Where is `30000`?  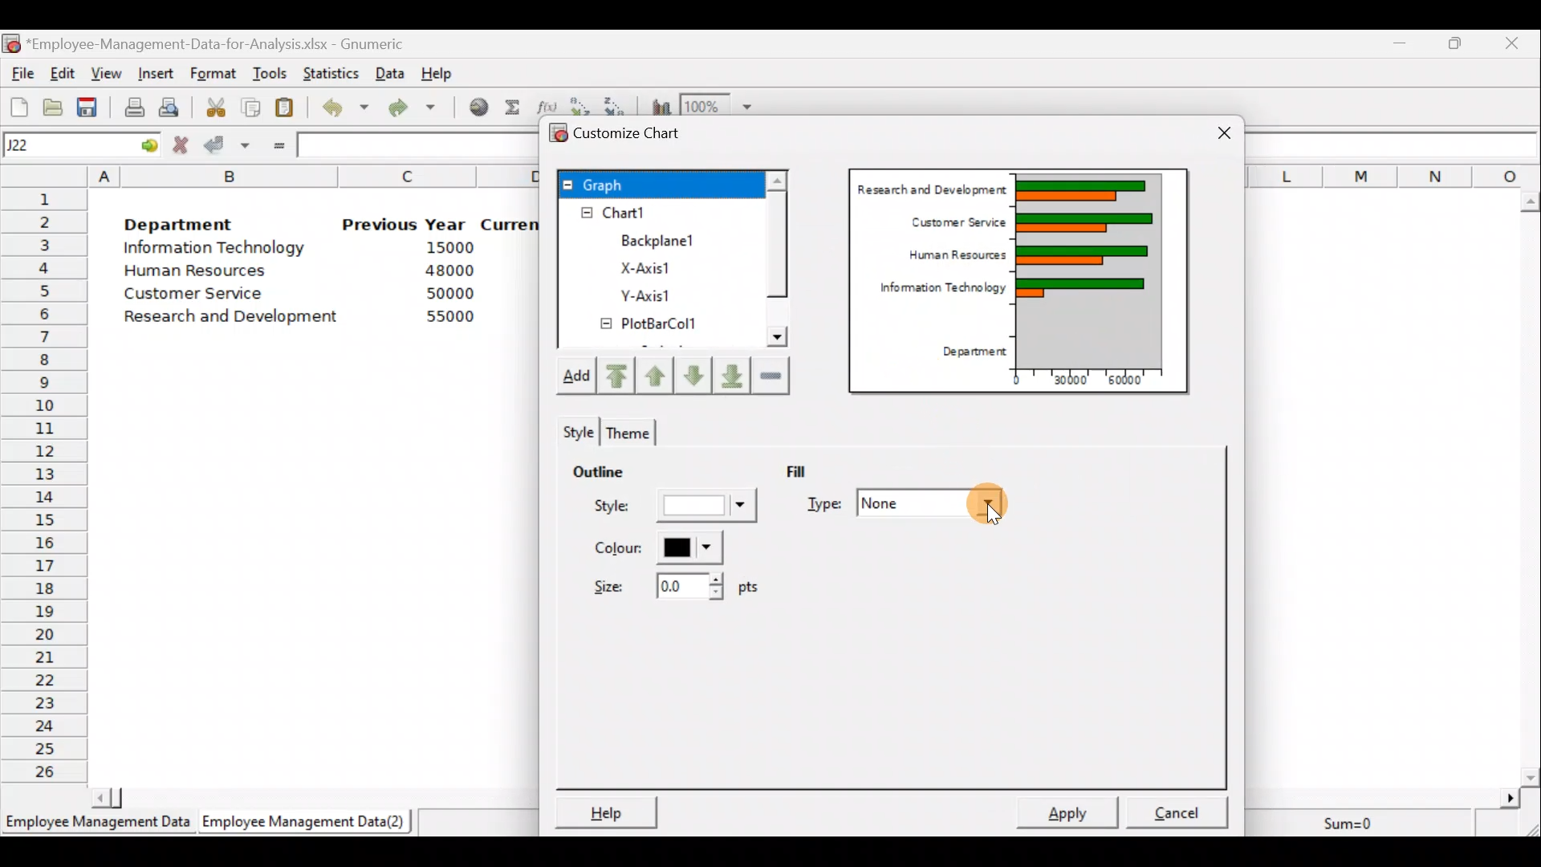 30000 is located at coordinates (1066, 382).